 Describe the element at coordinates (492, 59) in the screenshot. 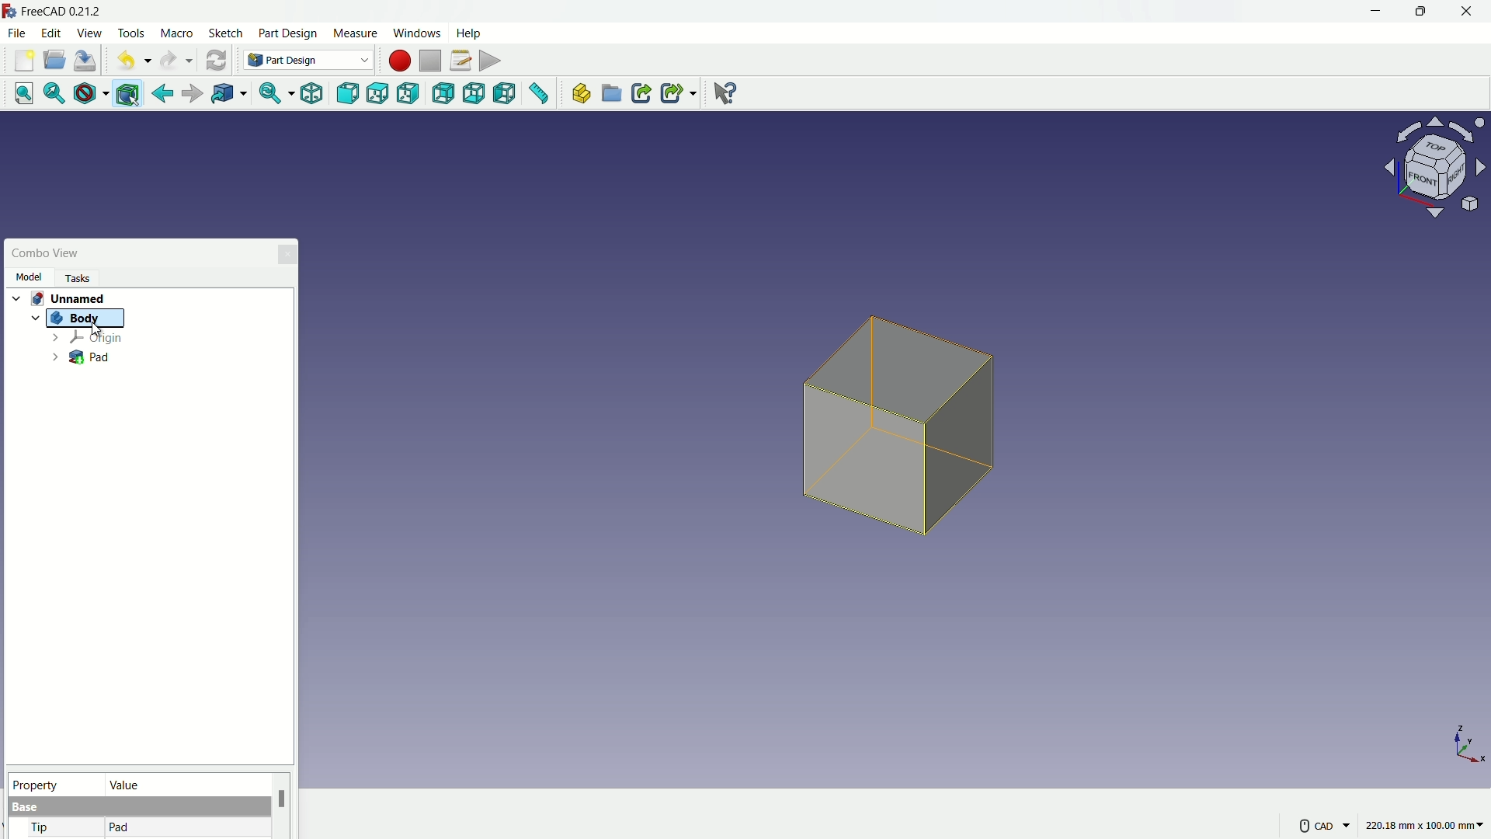

I see `execute macros` at that location.